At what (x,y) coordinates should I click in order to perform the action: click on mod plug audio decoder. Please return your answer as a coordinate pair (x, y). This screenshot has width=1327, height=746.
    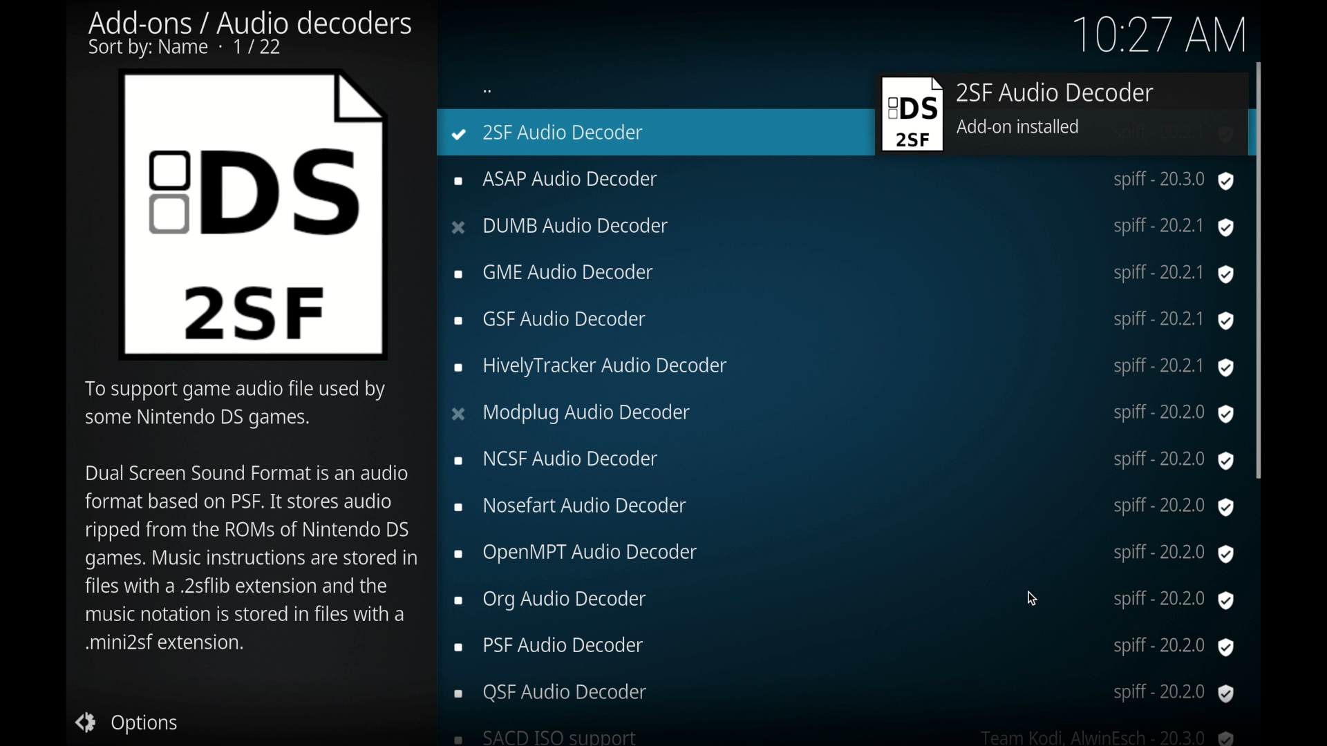
    Looking at the image, I should click on (842, 414).